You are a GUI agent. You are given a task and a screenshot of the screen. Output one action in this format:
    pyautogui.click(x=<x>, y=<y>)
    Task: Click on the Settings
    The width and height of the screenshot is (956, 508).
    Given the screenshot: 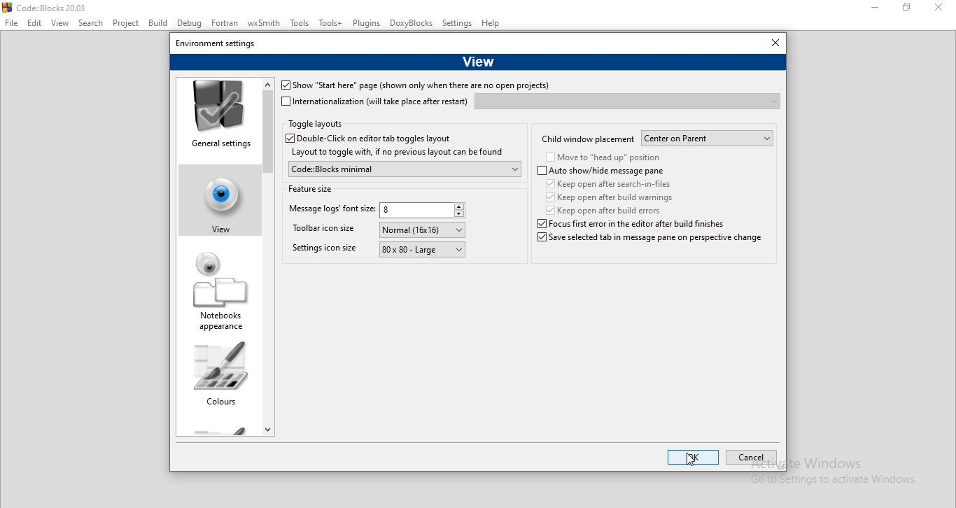 What is the action you would take?
    pyautogui.click(x=458, y=24)
    